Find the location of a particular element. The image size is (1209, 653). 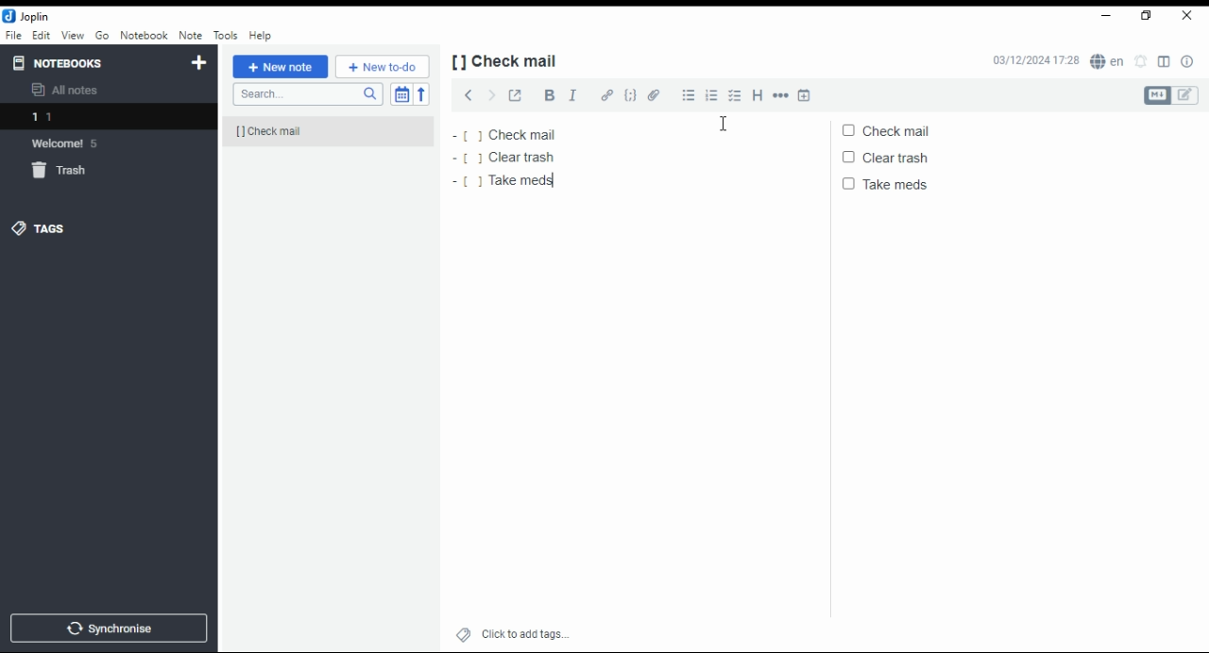

sort order reverse is located at coordinates (421, 93).